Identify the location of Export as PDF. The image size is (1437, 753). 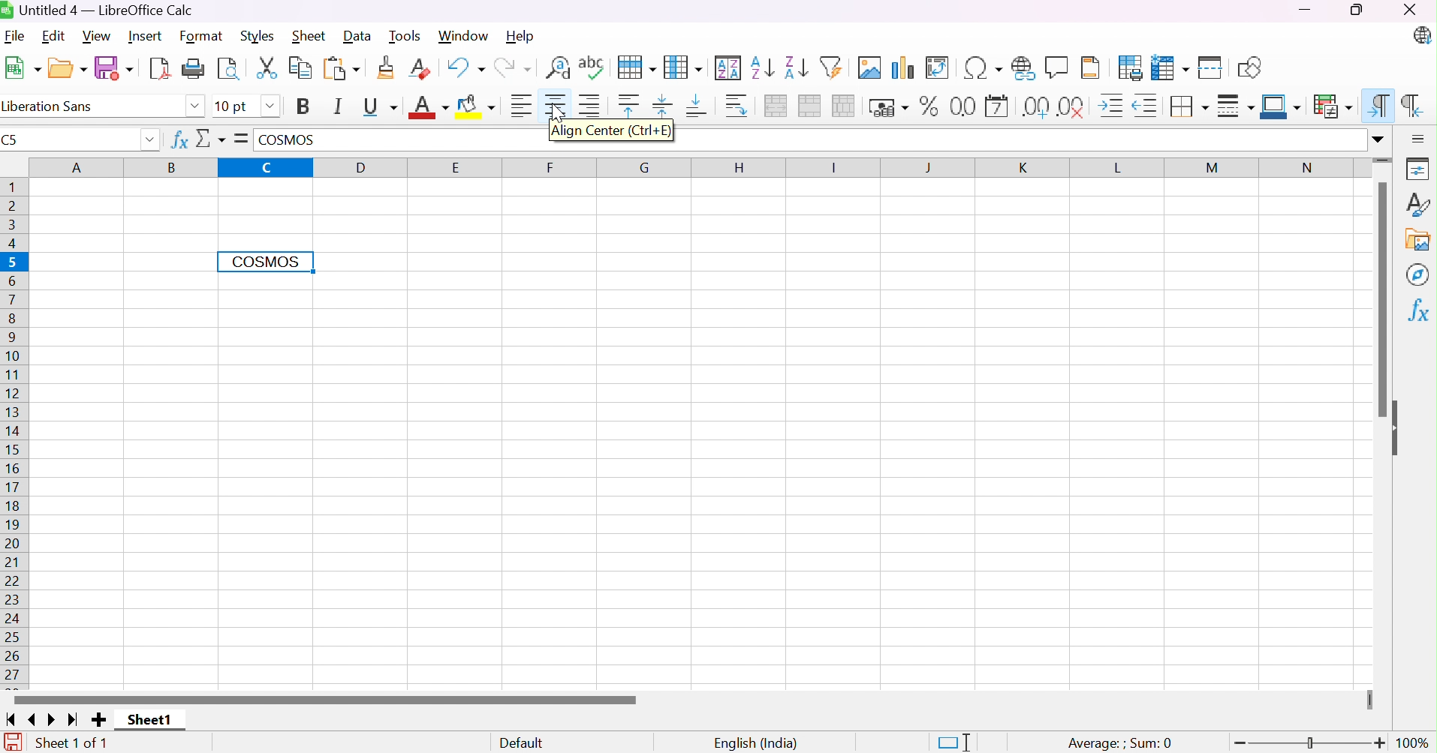
(159, 70).